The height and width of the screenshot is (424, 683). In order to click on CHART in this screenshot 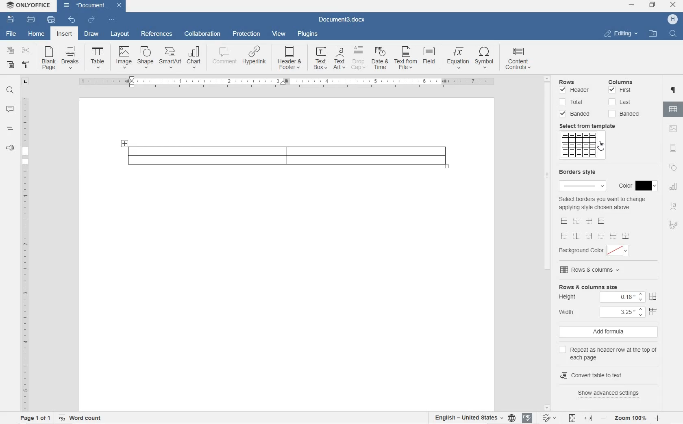, I will do `click(674, 188)`.